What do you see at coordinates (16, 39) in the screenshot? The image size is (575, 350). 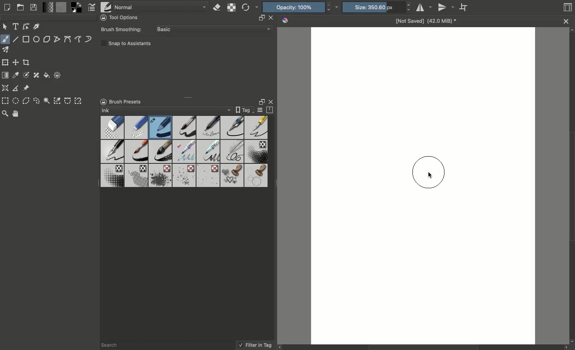 I see `Line` at bounding box center [16, 39].